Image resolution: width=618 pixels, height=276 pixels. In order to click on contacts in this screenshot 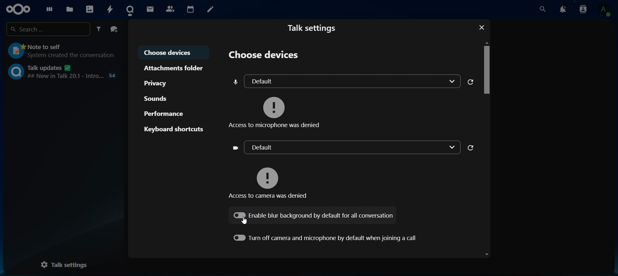, I will do `click(169, 9)`.